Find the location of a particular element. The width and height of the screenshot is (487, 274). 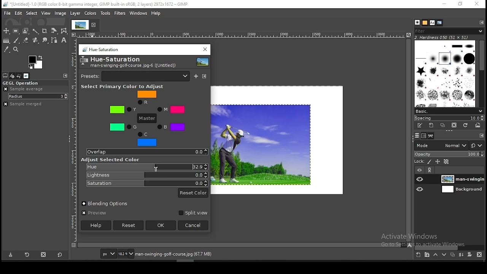

opacity is located at coordinates (450, 154).